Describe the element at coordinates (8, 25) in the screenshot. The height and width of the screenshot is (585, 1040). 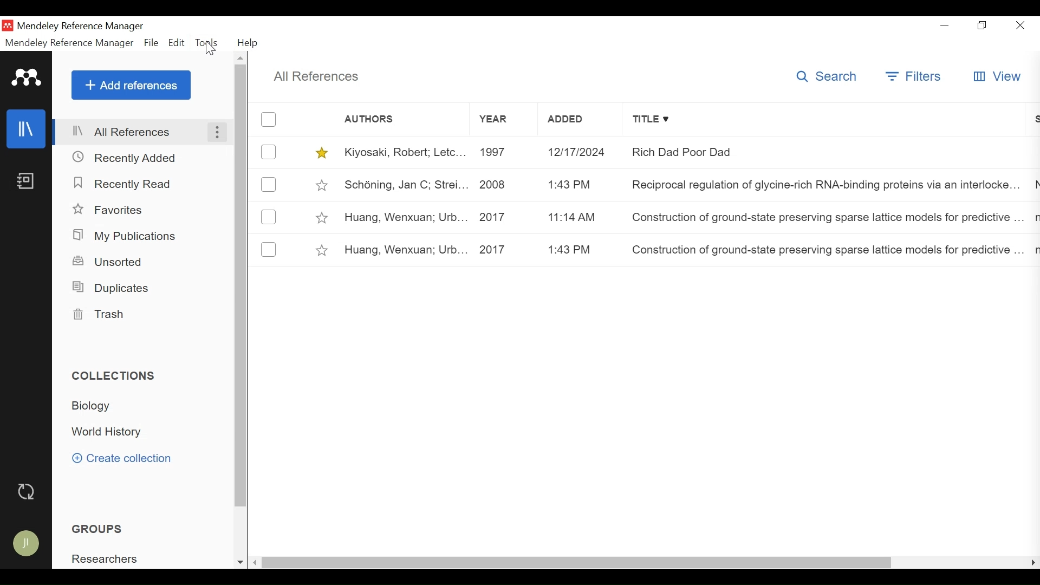
I see `Mendeley Desktop Icon` at that location.